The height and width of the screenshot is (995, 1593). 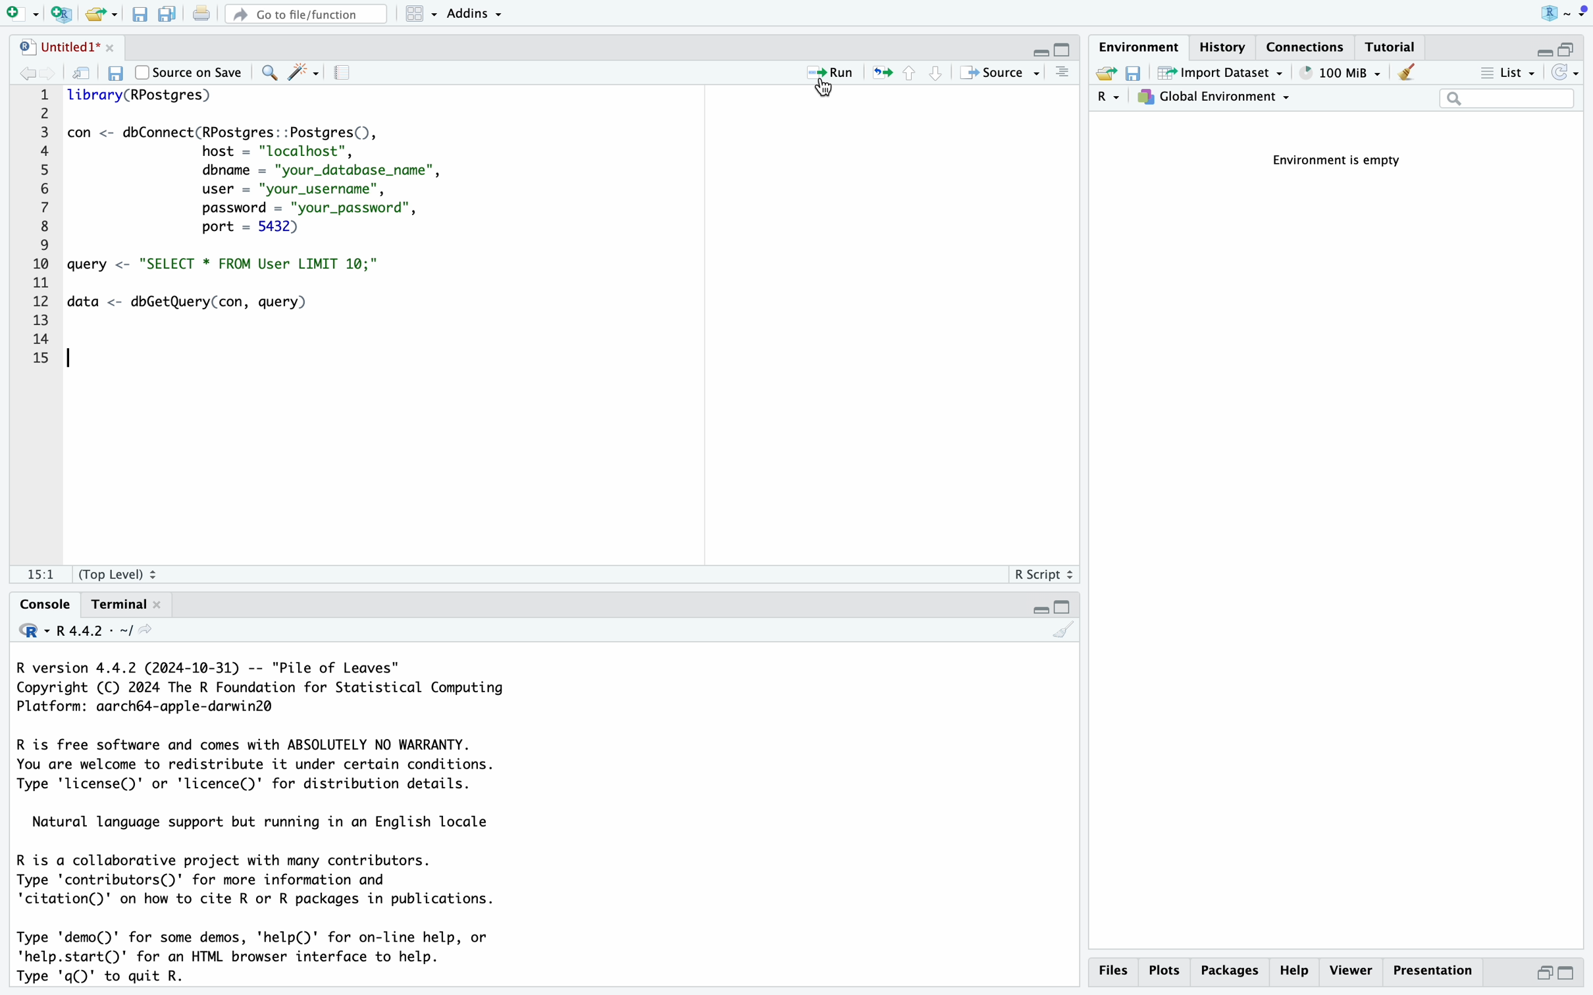 I want to click on terminal, so click(x=117, y=605).